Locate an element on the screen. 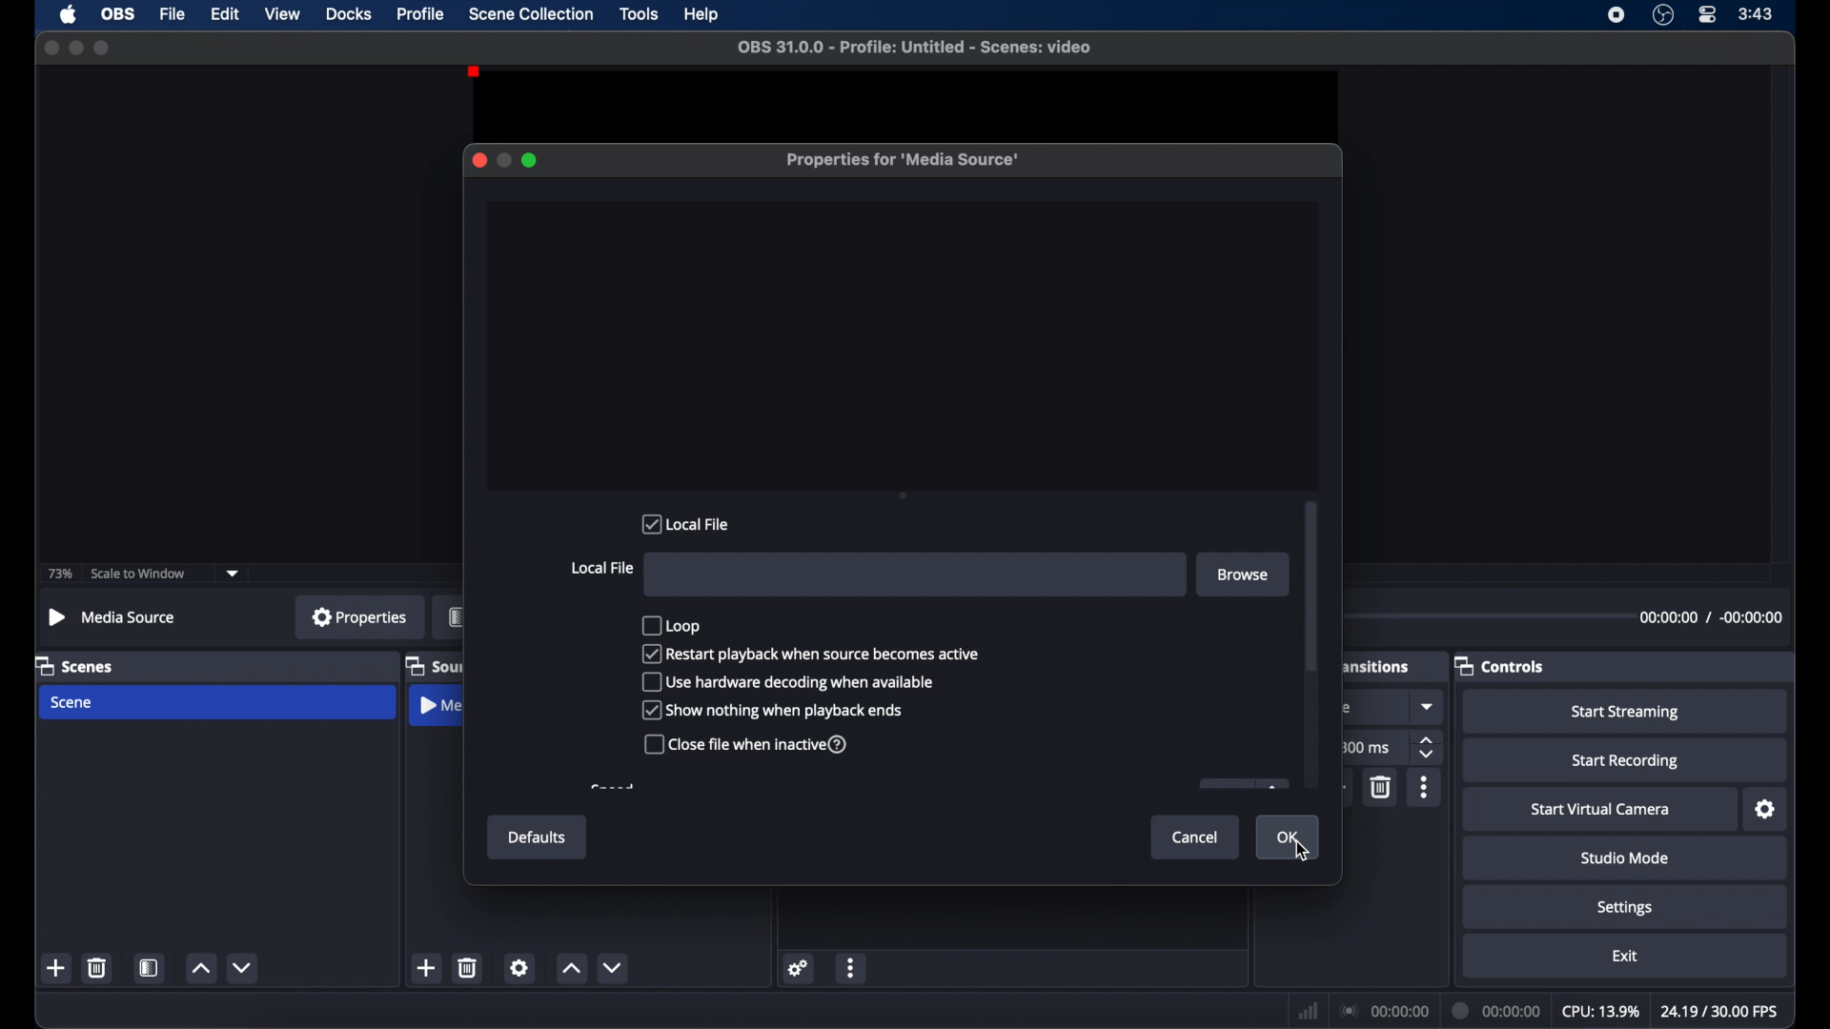 This screenshot has width=1830, height=1029. obscure icon is located at coordinates (1345, 708).